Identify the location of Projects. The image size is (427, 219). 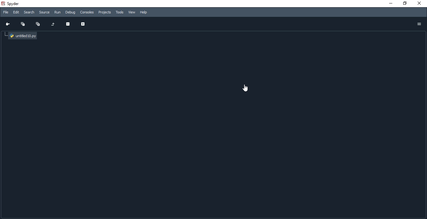
(104, 12).